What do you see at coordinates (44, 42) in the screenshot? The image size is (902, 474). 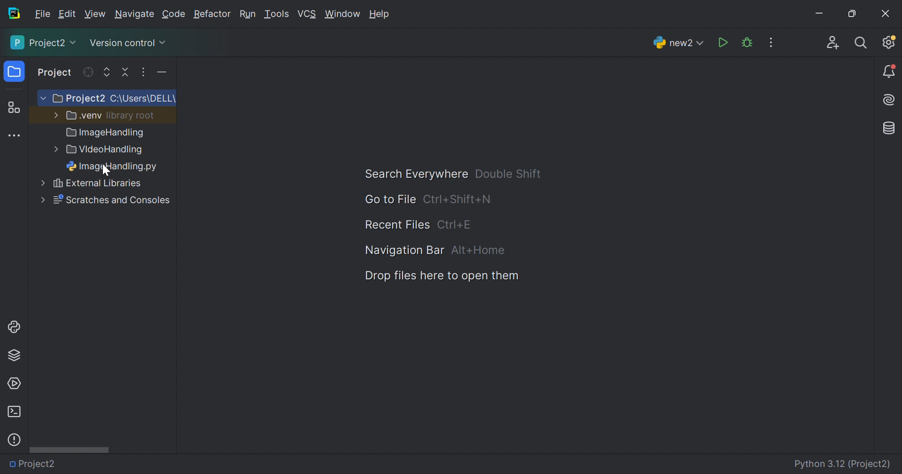 I see `Project2` at bounding box center [44, 42].